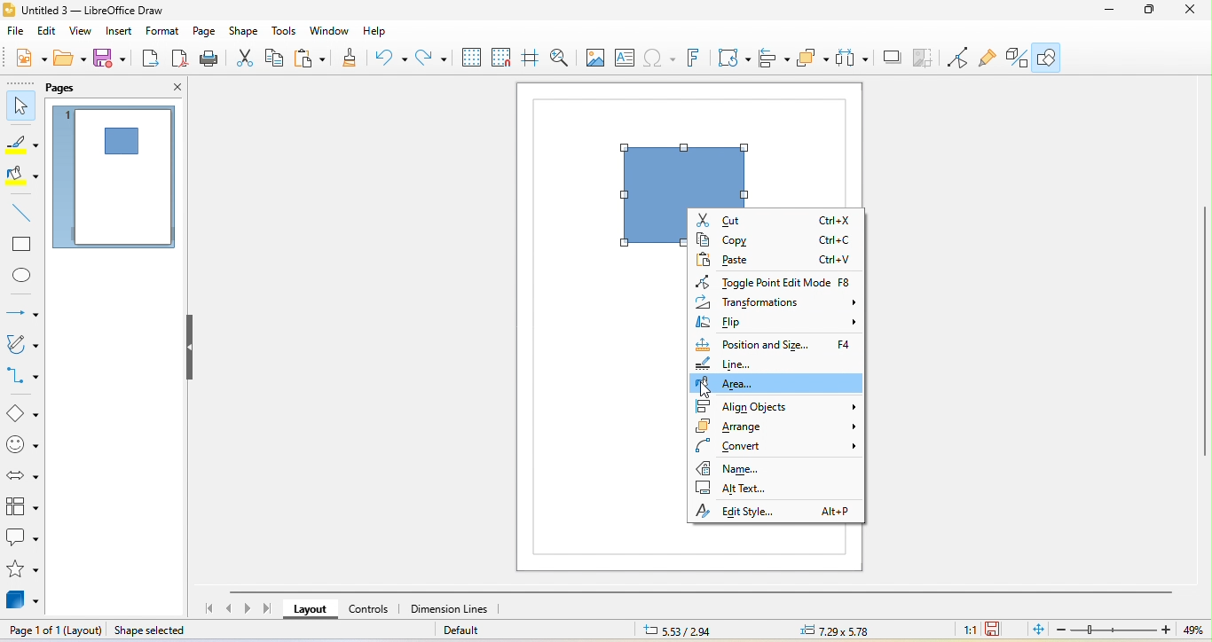  What do you see at coordinates (23, 277) in the screenshot?
I see `ellipse` at bounding box center [23, 277].